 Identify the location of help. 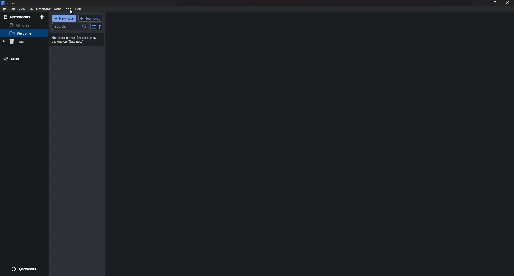
(78, 9).